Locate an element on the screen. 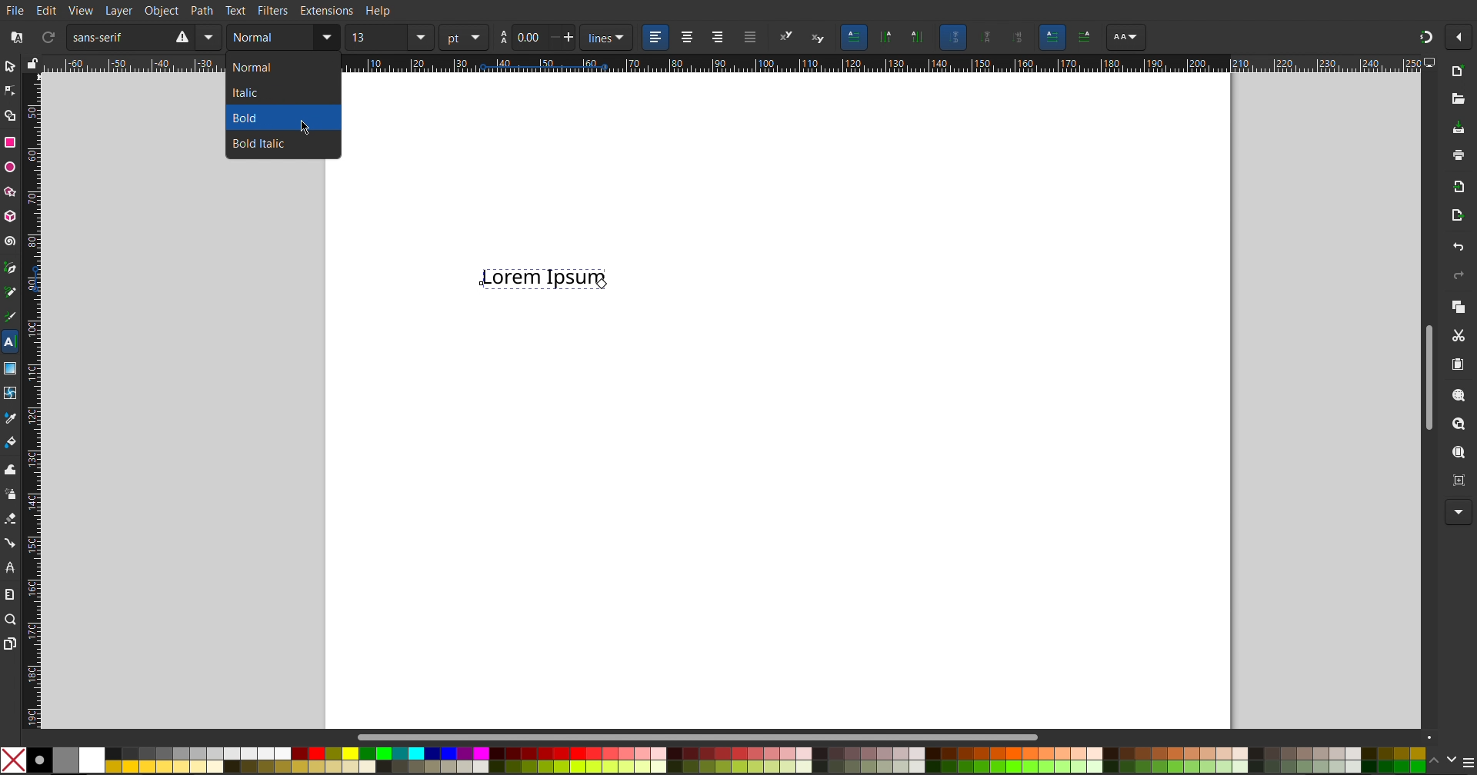 The height and width of the screenshot is (775, 1477). Layer is located at coordinates (116, 10).